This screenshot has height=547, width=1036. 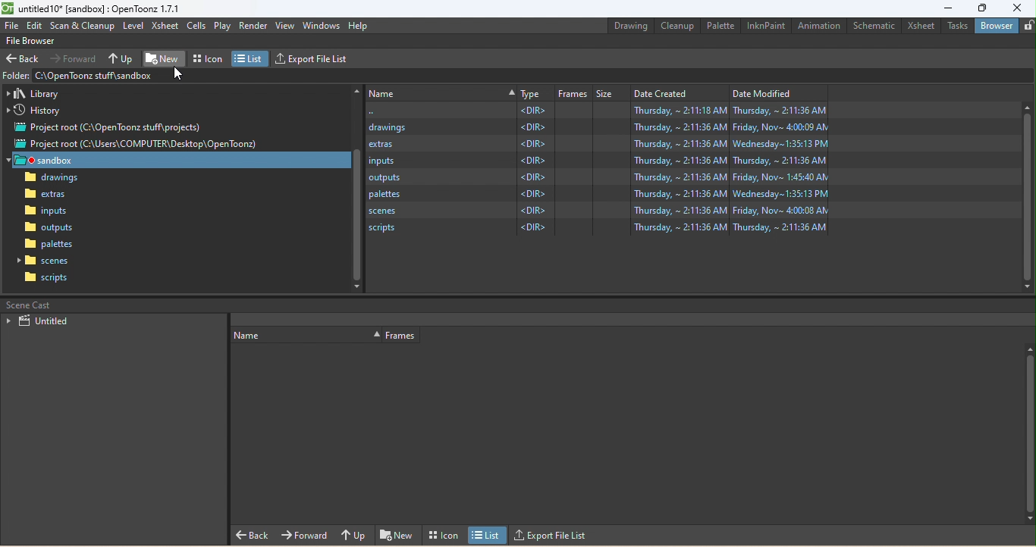 I want to click on New folder, so click(x=164, y=58).